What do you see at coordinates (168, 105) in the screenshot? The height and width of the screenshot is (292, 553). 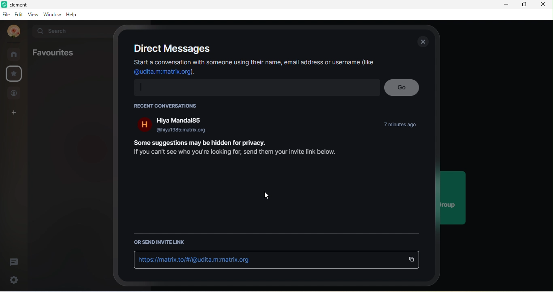 I see `recent conversations` at bounding box center [168, 105].